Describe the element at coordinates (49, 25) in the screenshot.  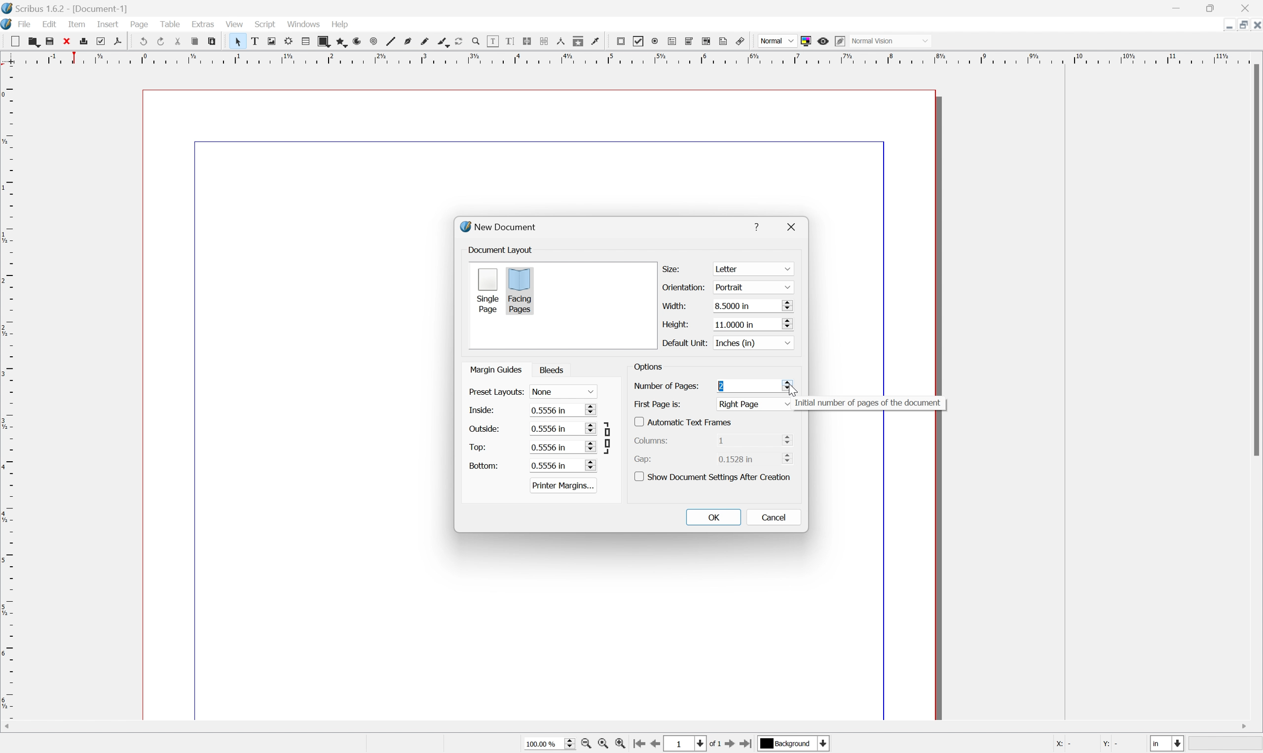
I see `Edit` at that location.